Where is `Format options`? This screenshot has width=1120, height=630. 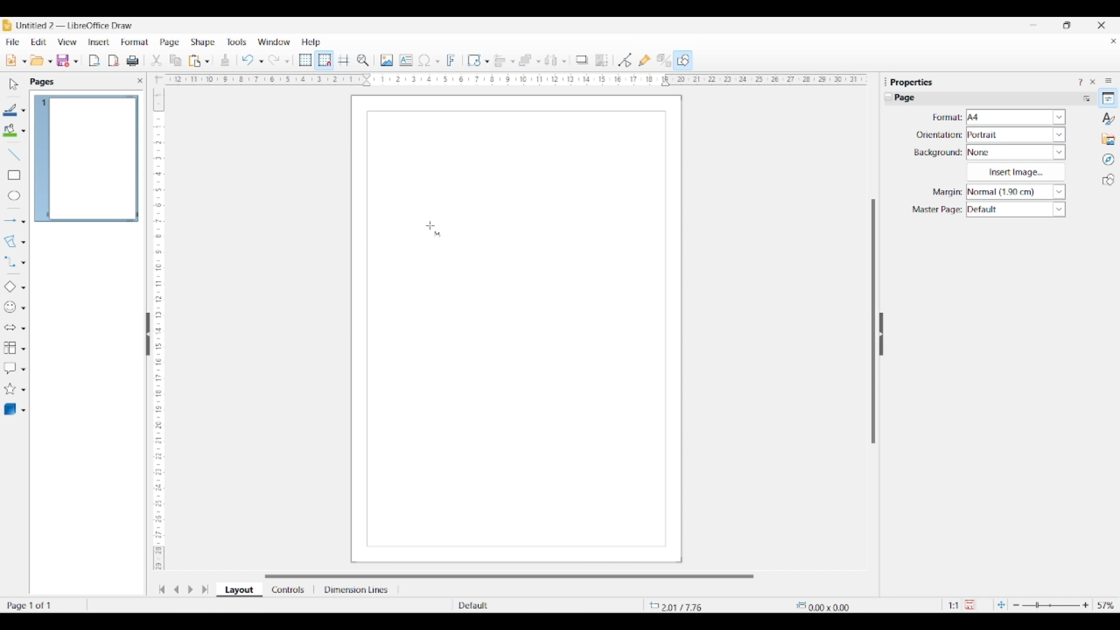 Format options is located at coordinates (1016, 117).